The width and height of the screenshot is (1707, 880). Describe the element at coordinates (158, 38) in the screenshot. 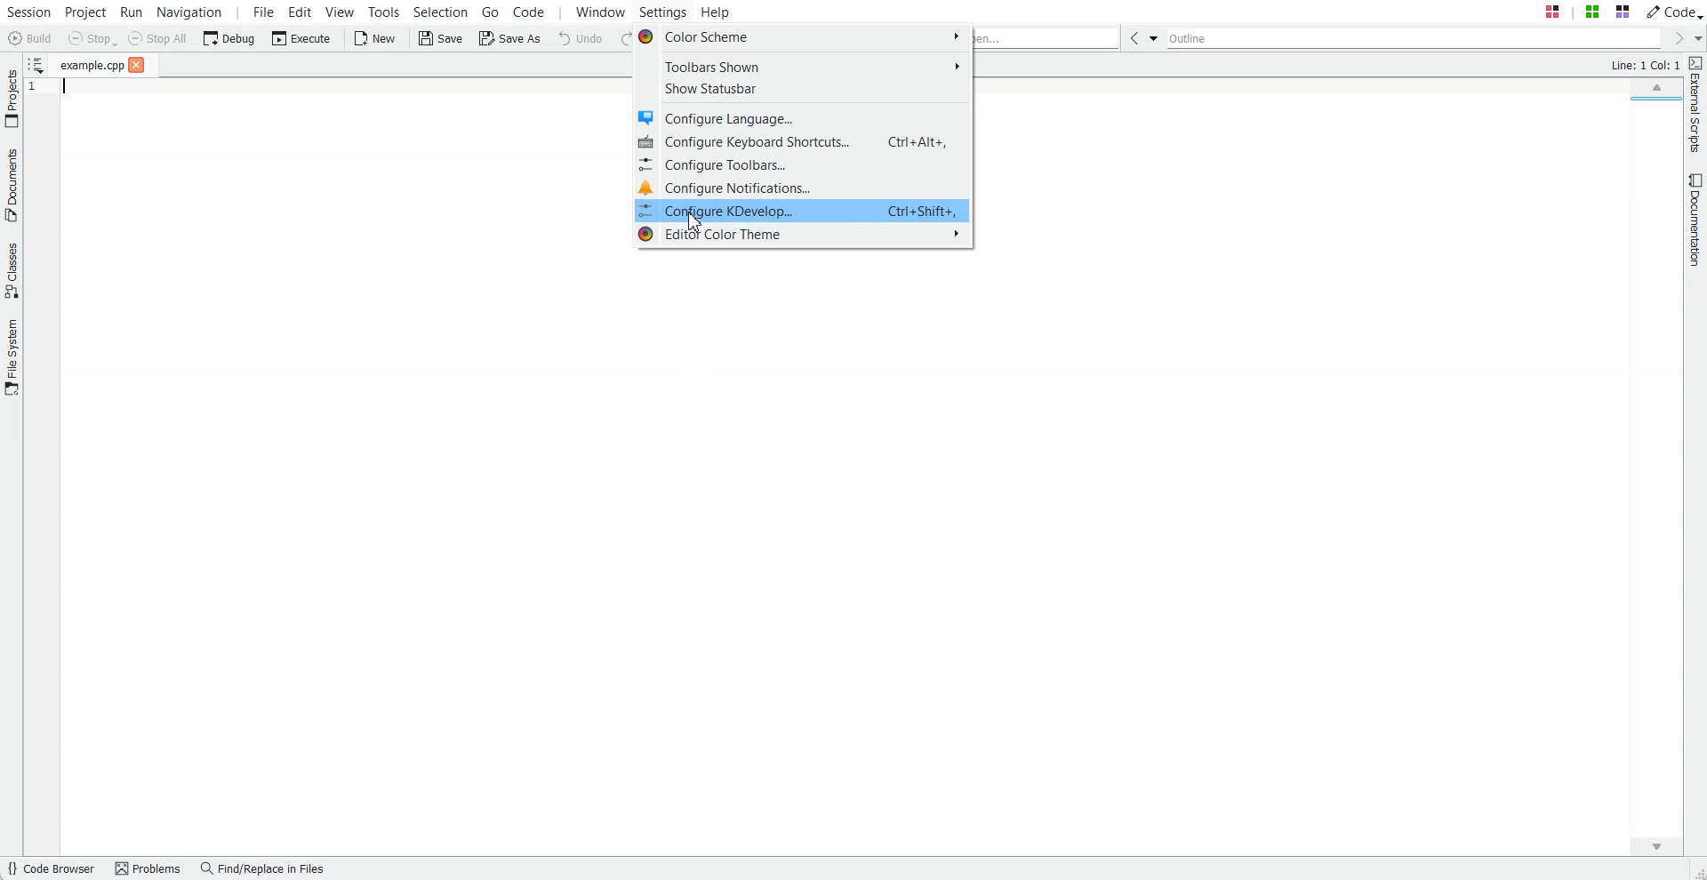

I see `Stop All` at that location.